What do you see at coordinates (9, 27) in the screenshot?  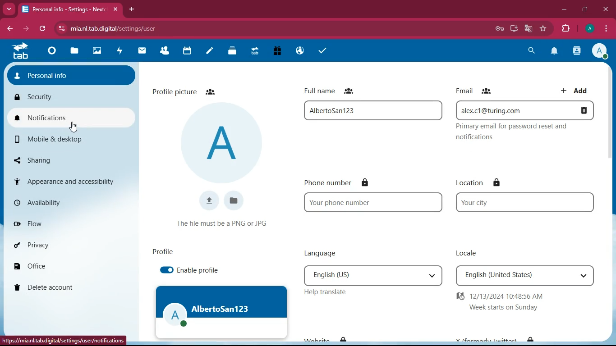 I see `backward` at bounding box center [9, 27].